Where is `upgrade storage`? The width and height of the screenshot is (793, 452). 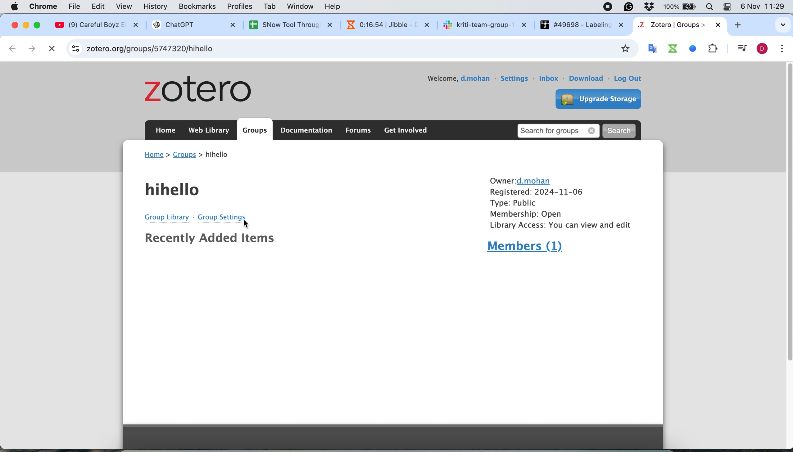
upgrade storage is located at coordinates (595, 98).